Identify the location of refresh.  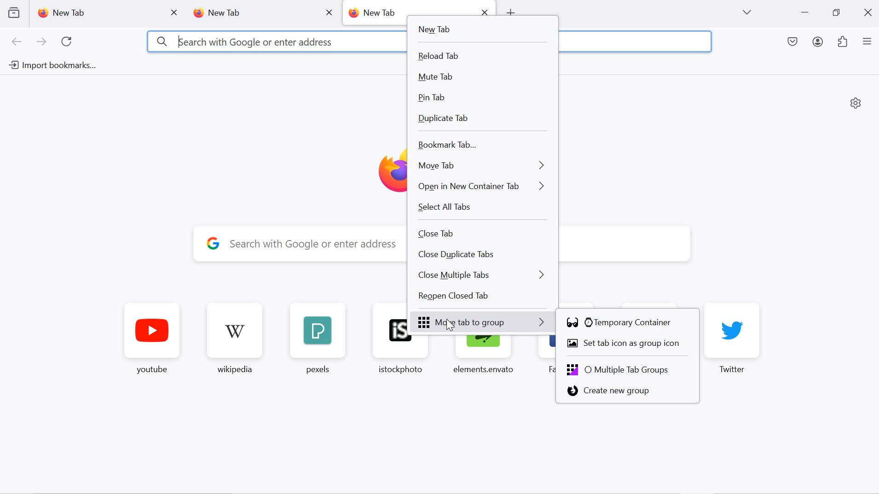
(67, 42).